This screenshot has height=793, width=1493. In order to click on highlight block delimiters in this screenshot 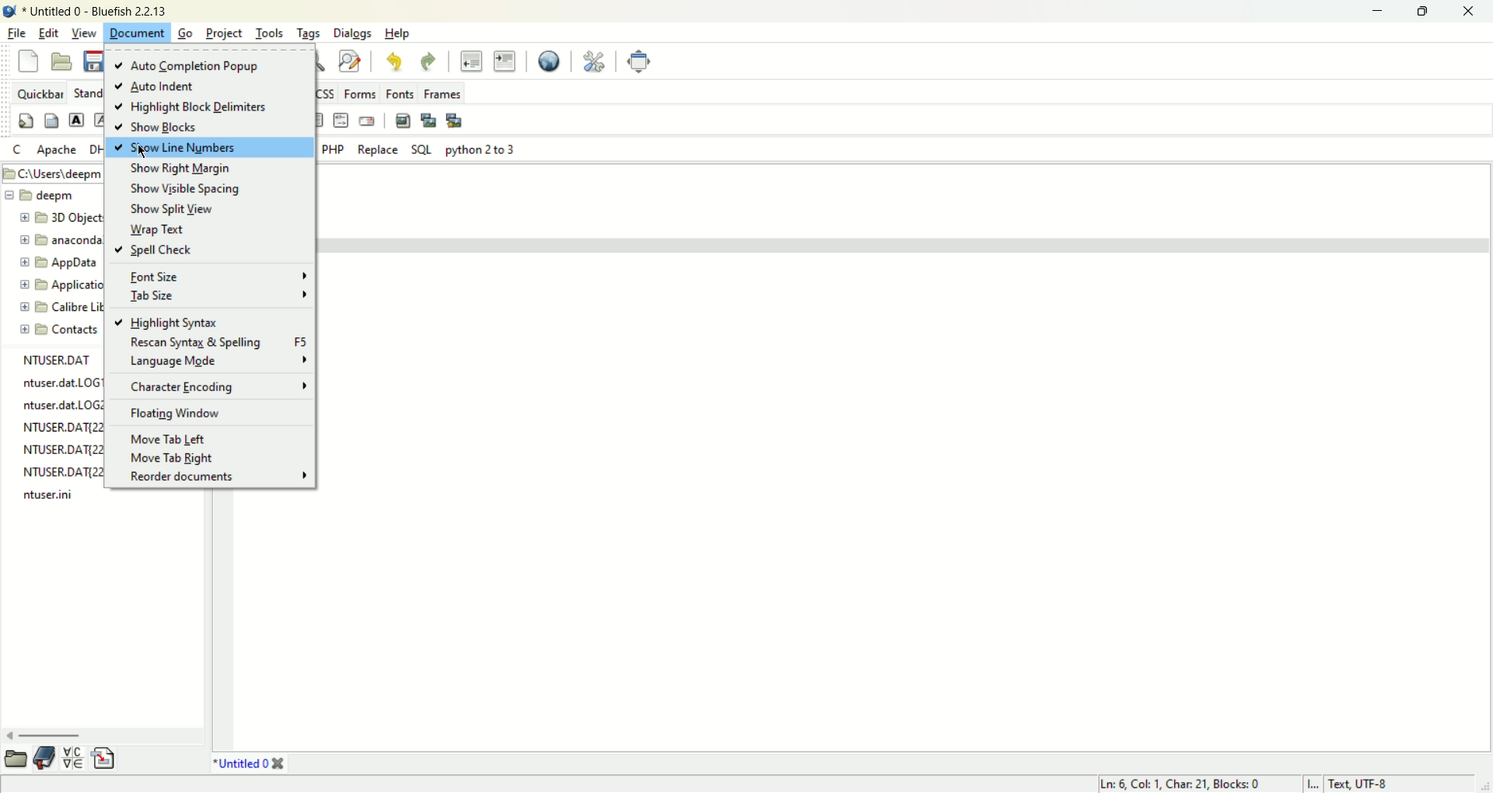, I will do `click(200, 109)`.